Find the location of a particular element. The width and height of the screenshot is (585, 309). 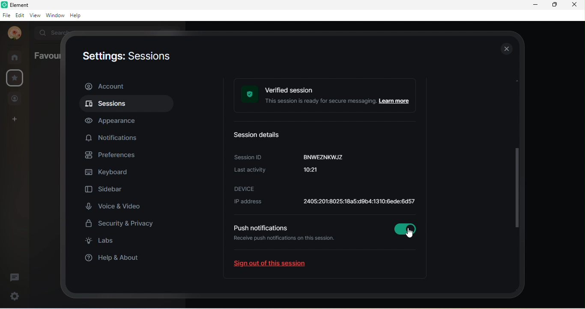

window is located at coordinates (55, 15).